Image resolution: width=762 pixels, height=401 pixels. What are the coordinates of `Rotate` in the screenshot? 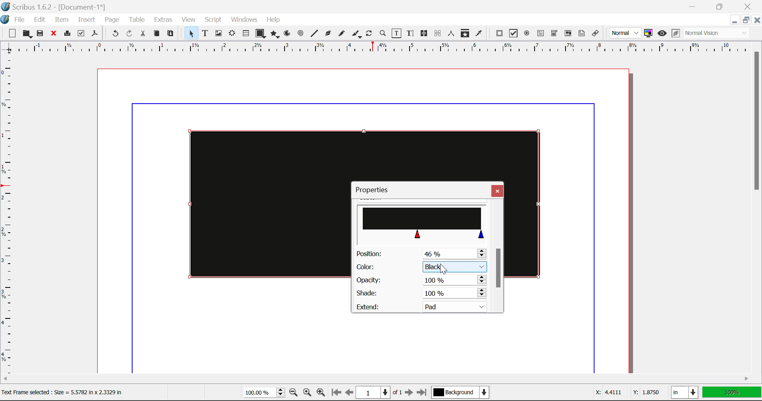 It's located at (369, 33).